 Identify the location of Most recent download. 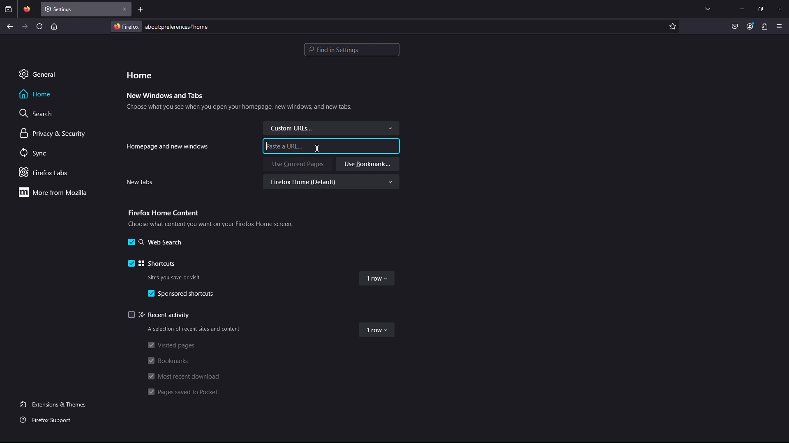
(183, 376).